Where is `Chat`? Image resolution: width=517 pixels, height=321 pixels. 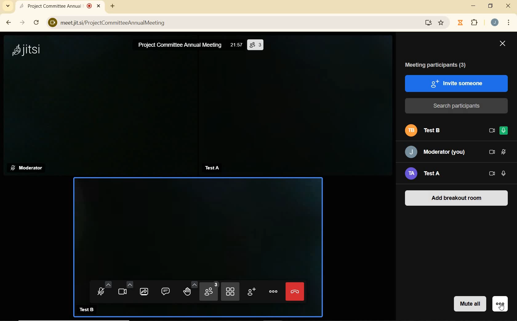
Chat is located at coordinates (167, 291).